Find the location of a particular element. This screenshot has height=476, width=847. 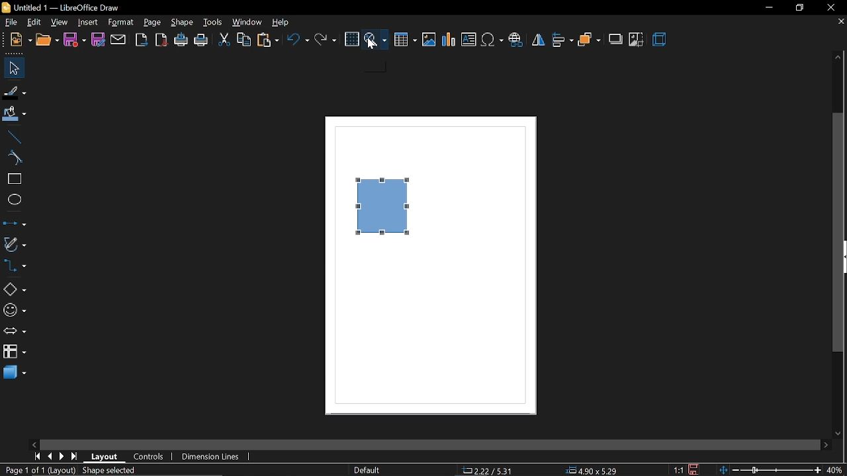

scaling factor is located at coordinates (680, 469).